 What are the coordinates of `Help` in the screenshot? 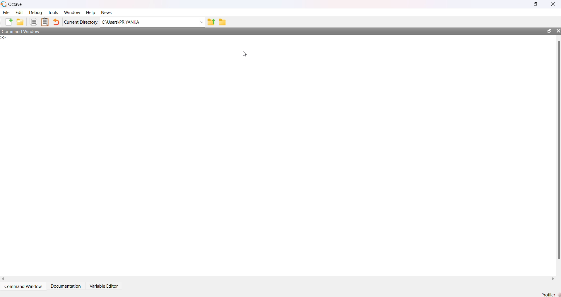 It's located at (91, 12).